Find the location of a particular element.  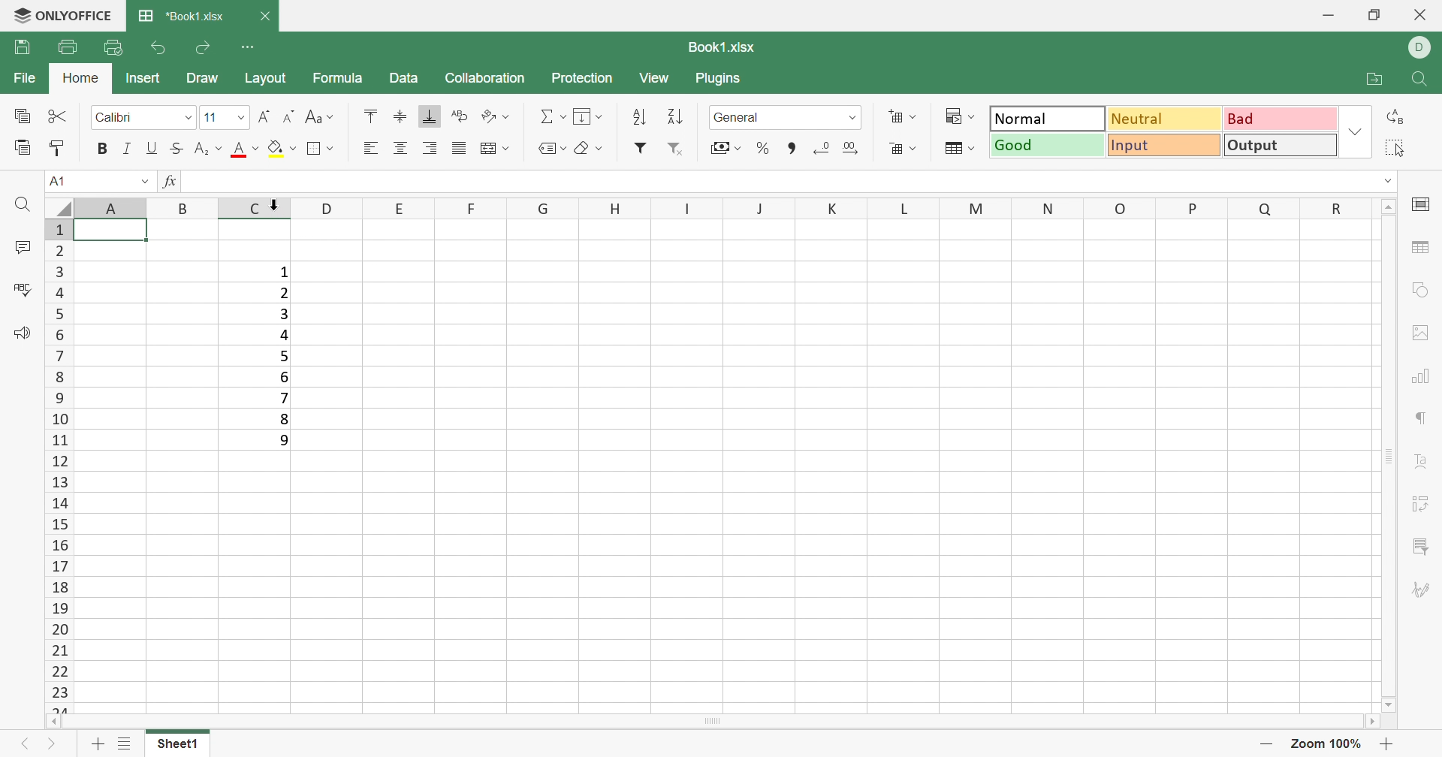

Draw is located at coordinates (201, 77).